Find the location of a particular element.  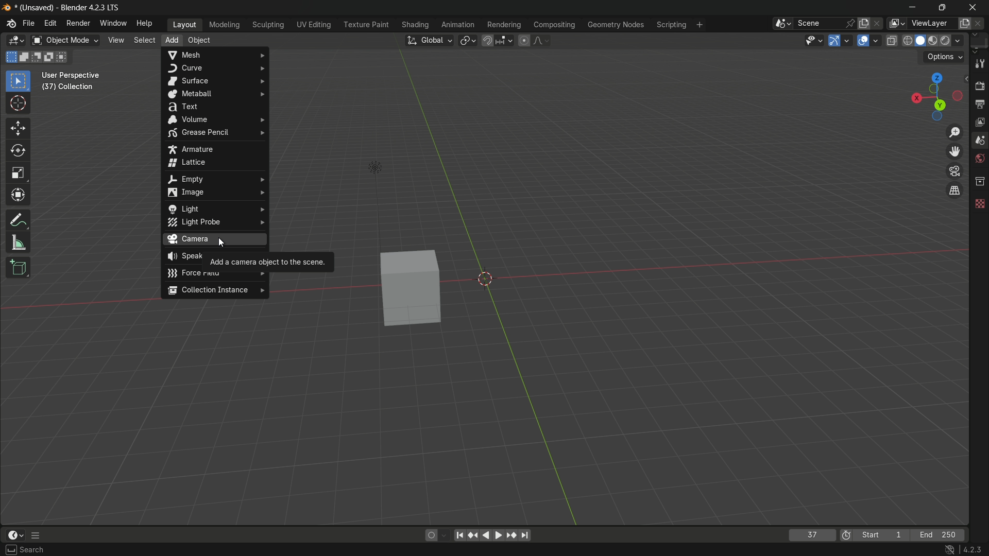

light probe is located at coordinates (215, 223).